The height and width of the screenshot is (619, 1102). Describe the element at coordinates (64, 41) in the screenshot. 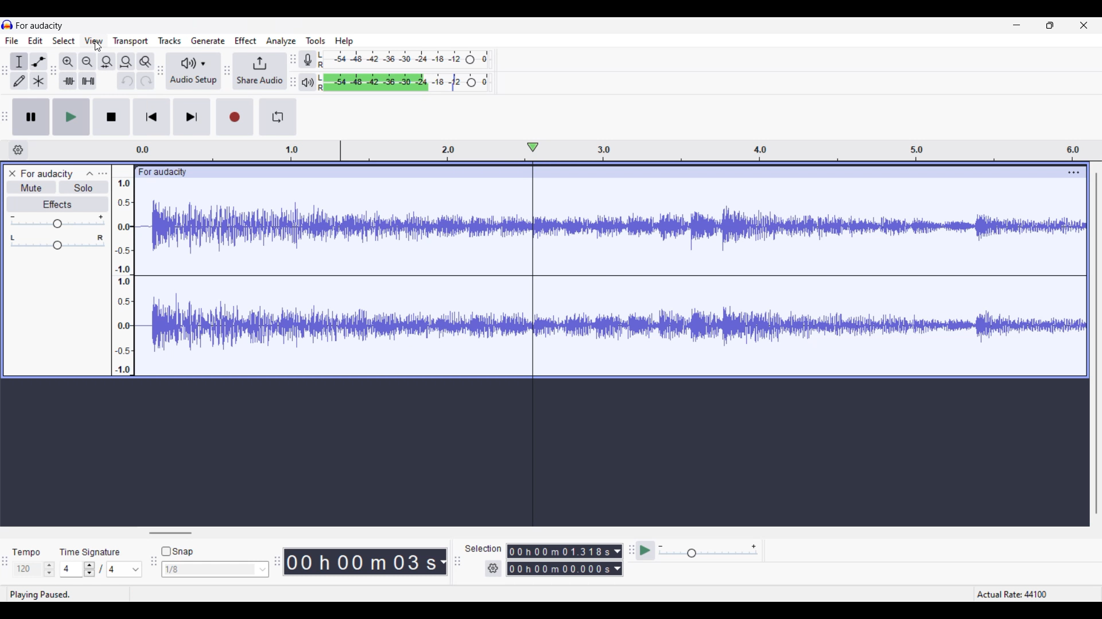

I see `Select menu` at that location.